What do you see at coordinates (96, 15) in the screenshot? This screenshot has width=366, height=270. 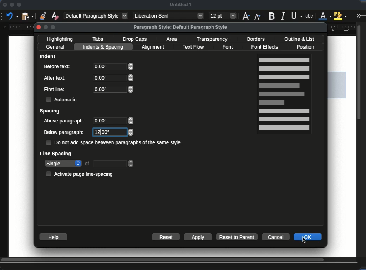 I see `default paragraph style` at bounding box center [96, 15].